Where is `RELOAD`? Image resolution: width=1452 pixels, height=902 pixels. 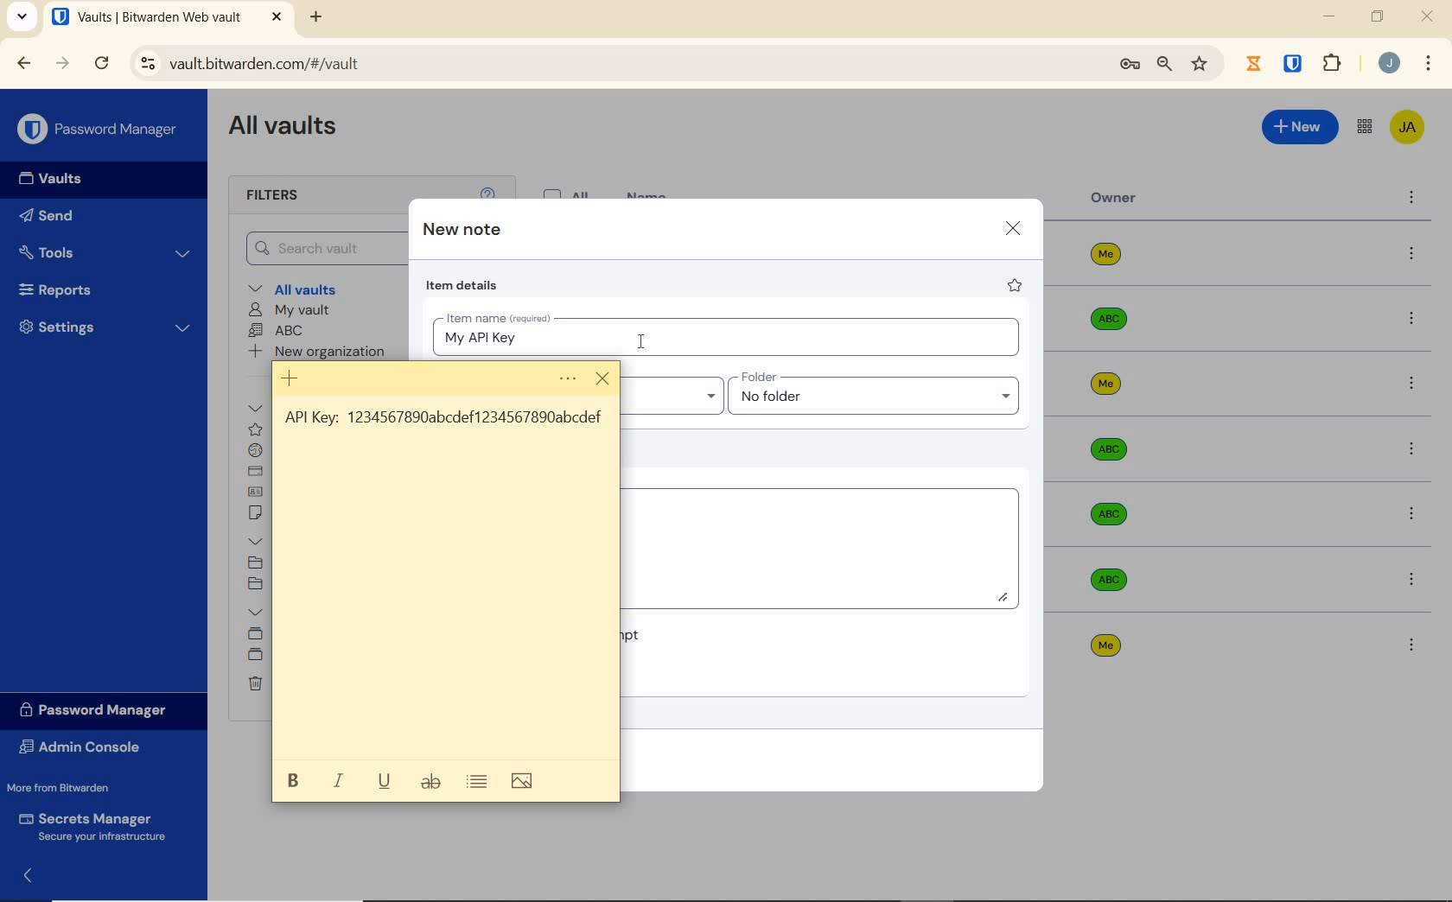 RELOAD is located at coordinates (103, 64).